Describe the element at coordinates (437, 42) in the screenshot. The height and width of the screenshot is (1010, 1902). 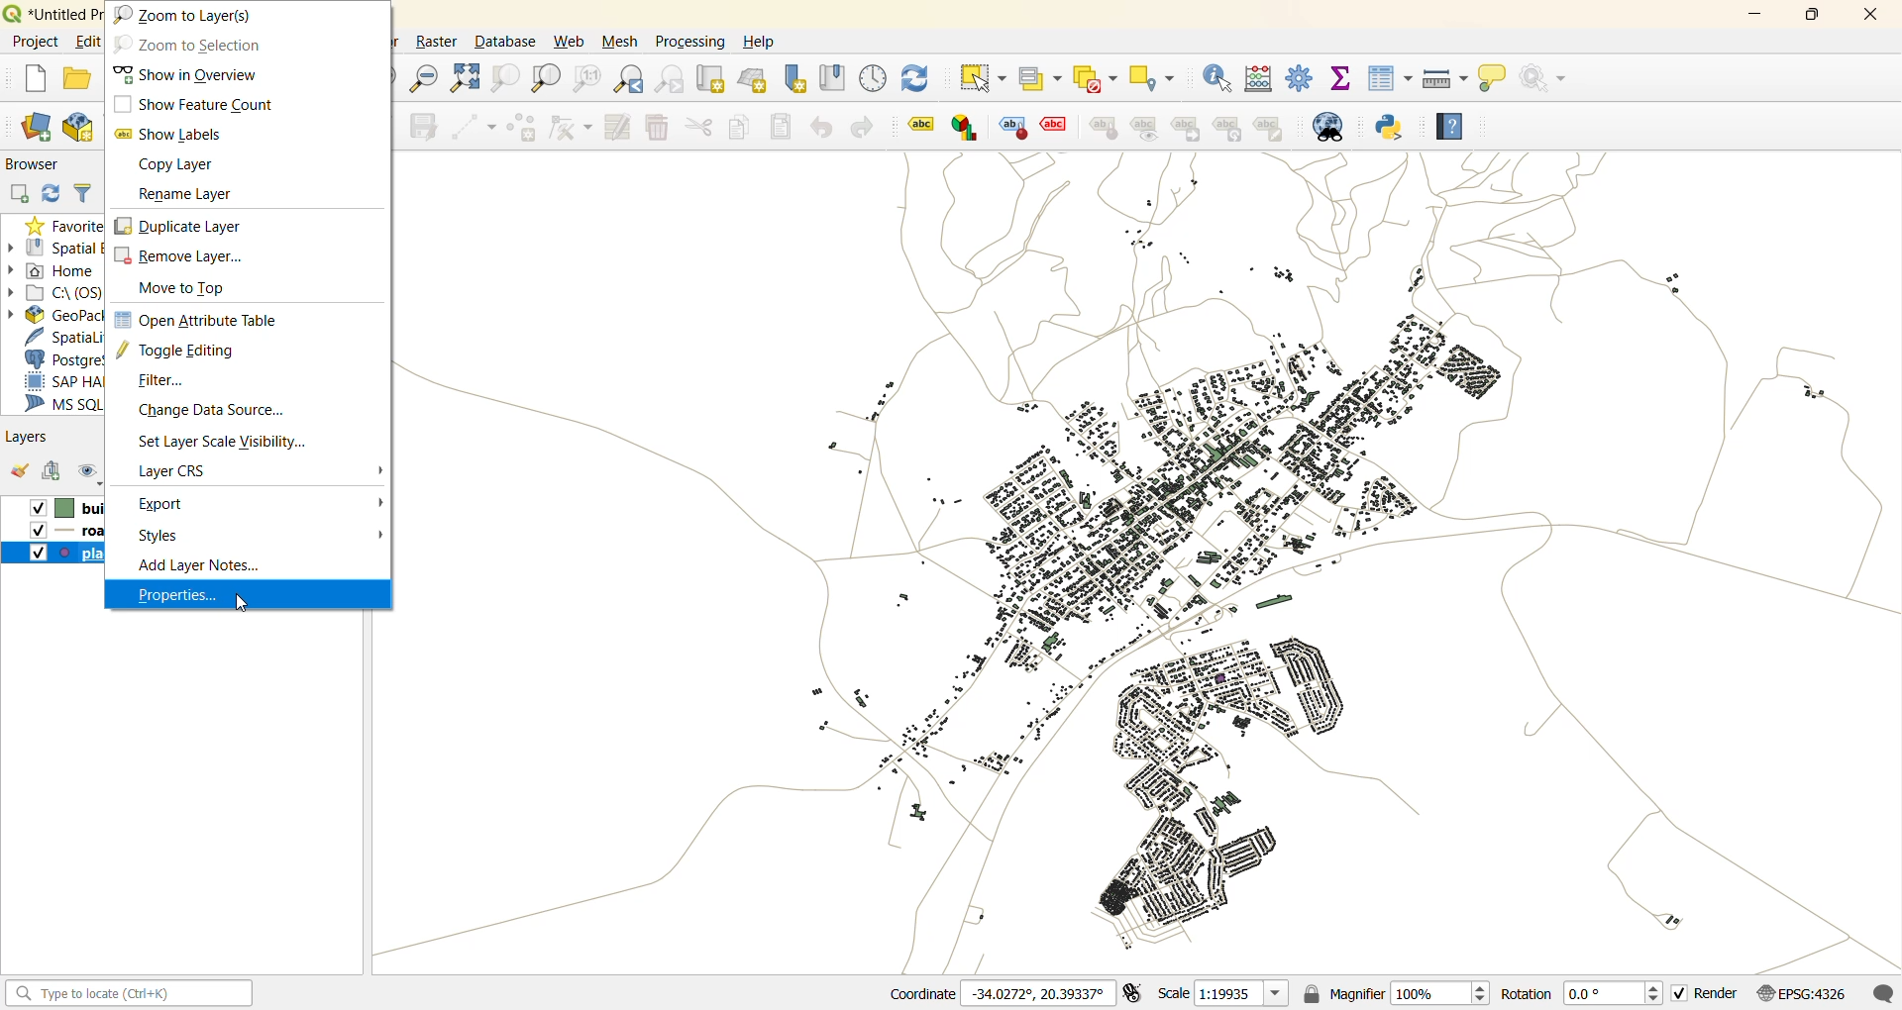
I see `raster` at that location.